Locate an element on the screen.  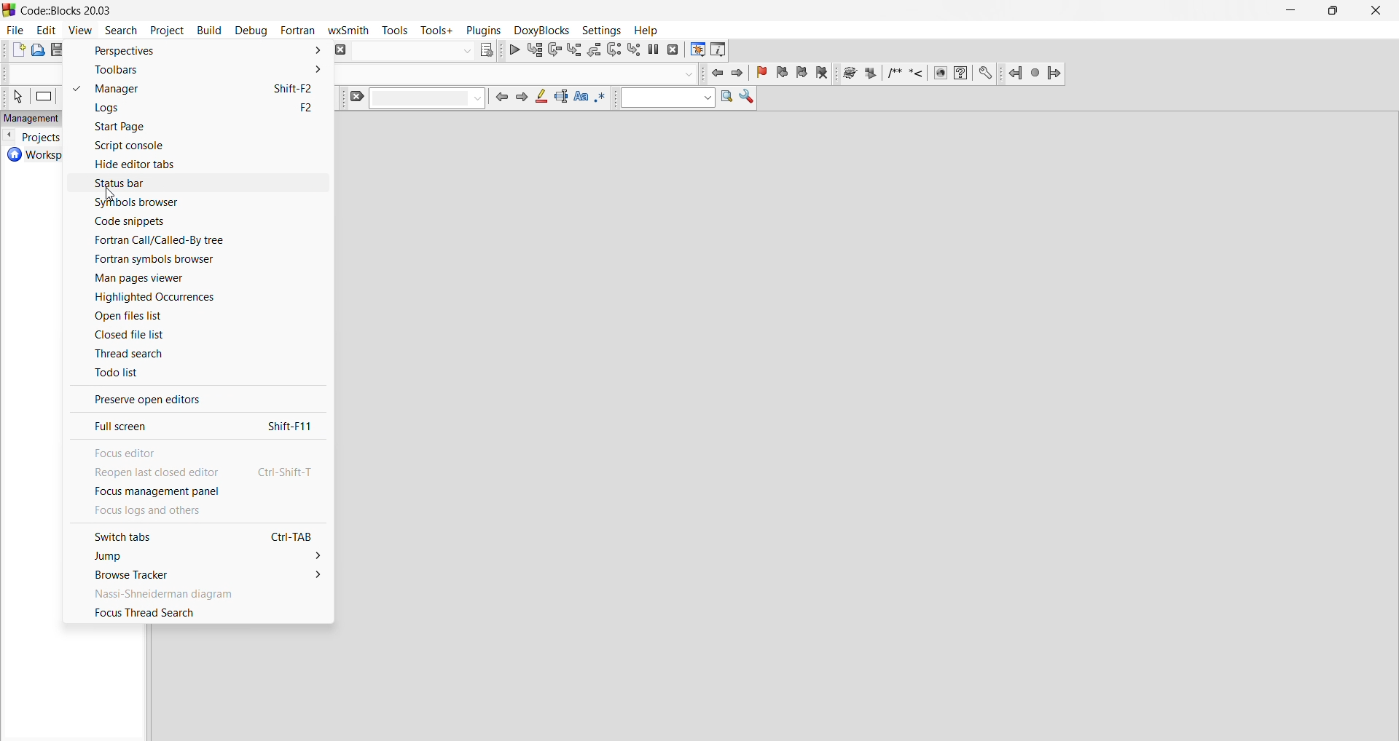
debugging window is located at coordinates (697, 50).